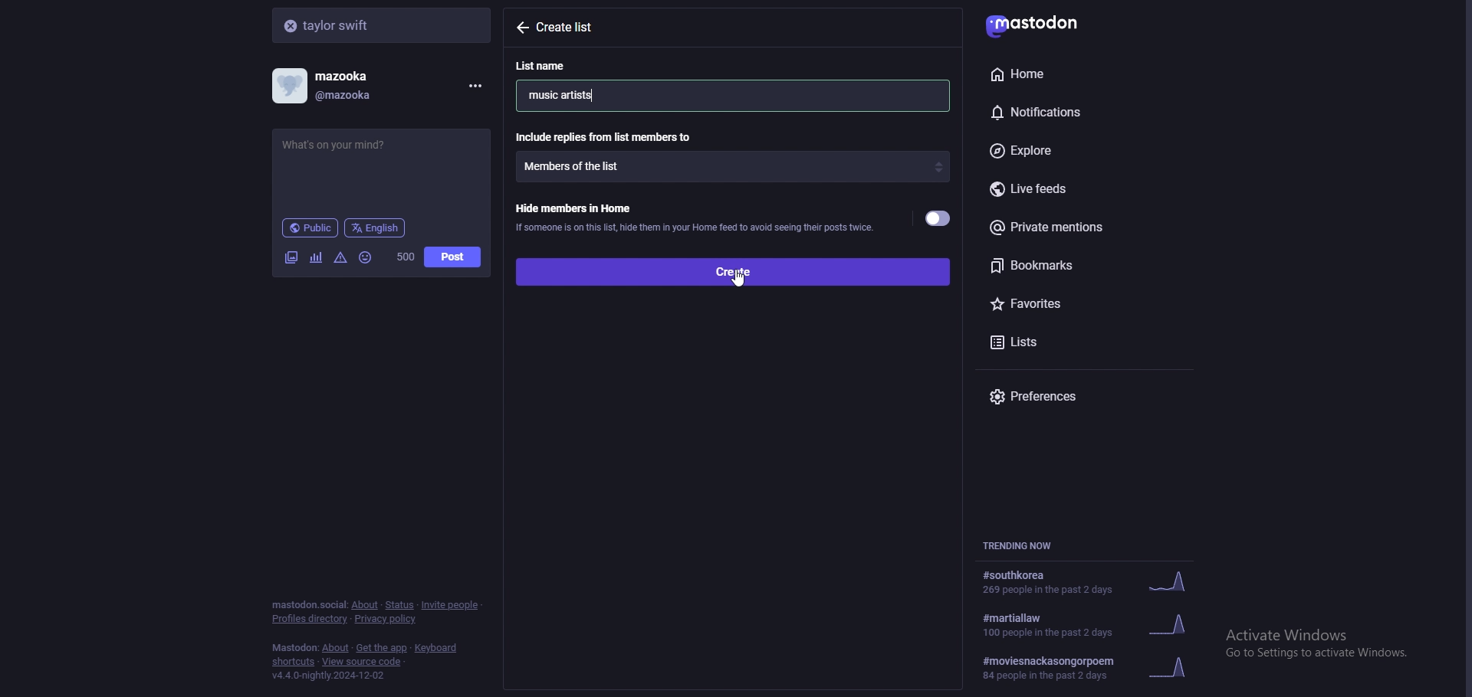 Image resolution: width=1472 pixels, height=697 pixels. What do you see at coordinates (451, 604) in the screenshot?
I see `invite people` at bounding box center [451, 604].